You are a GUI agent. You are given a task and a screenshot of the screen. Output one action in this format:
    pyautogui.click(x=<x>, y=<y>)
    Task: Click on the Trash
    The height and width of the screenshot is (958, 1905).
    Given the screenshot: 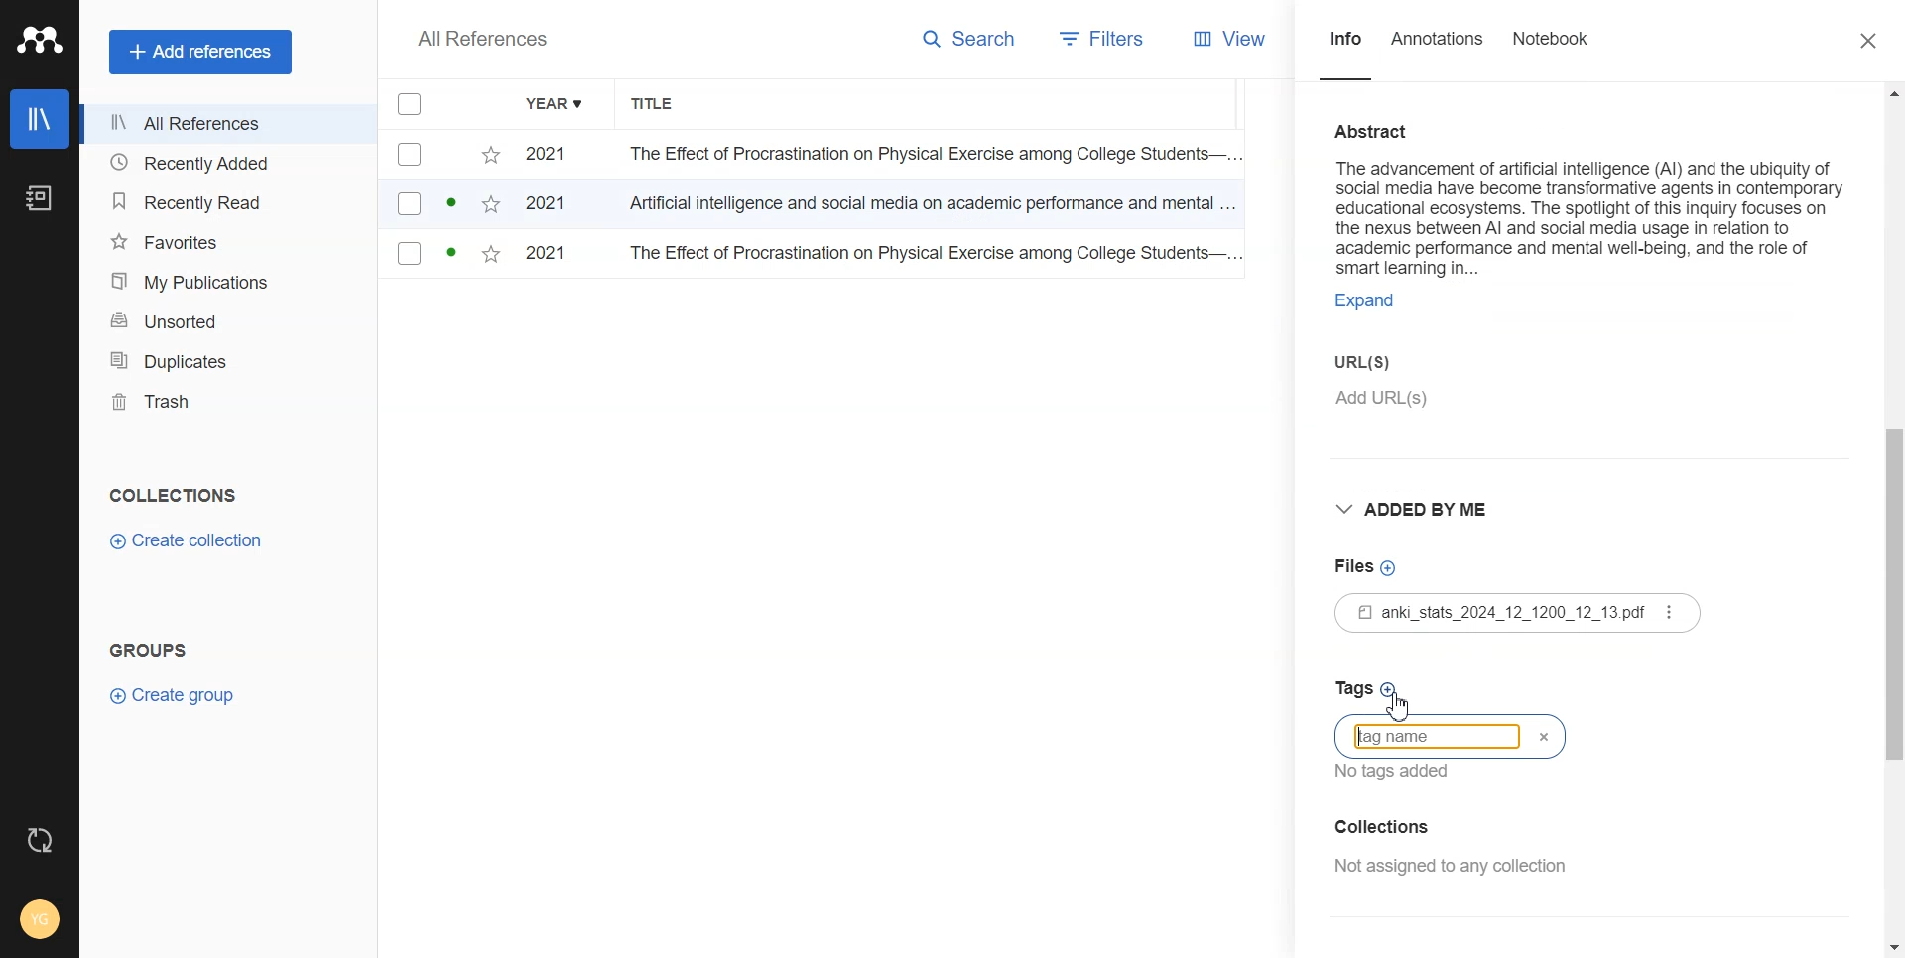 What is the action you would take?
    pyautogui.click(x=227, y=402)
    